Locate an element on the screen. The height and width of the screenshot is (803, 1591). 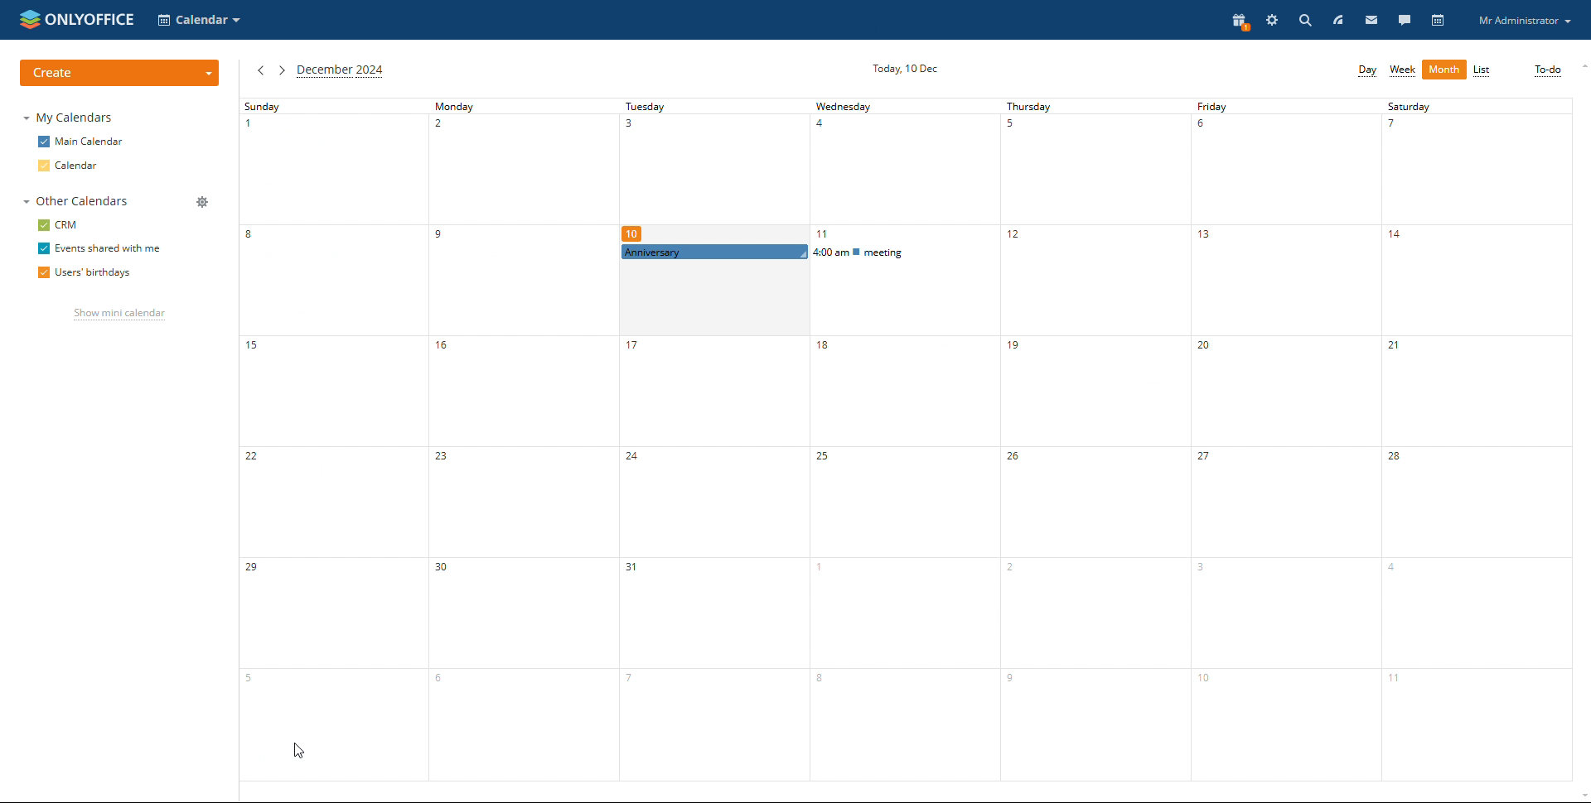
to-do is located at coordinates (1547, 70).